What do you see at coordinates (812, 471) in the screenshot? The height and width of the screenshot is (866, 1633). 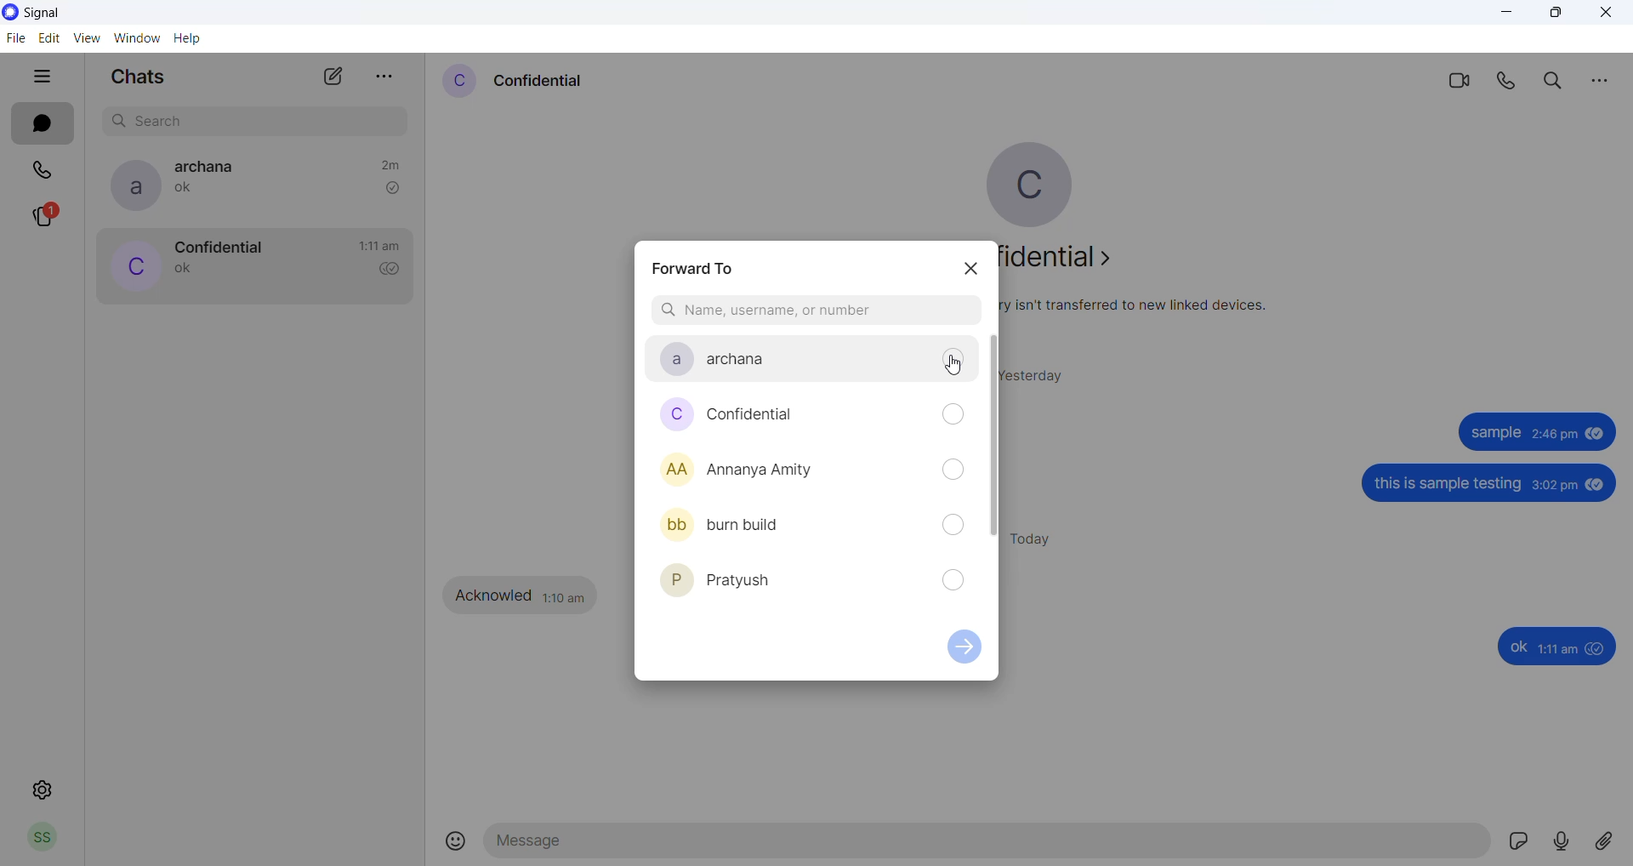 I see `saved contacts` at bounding box center [812, 471].